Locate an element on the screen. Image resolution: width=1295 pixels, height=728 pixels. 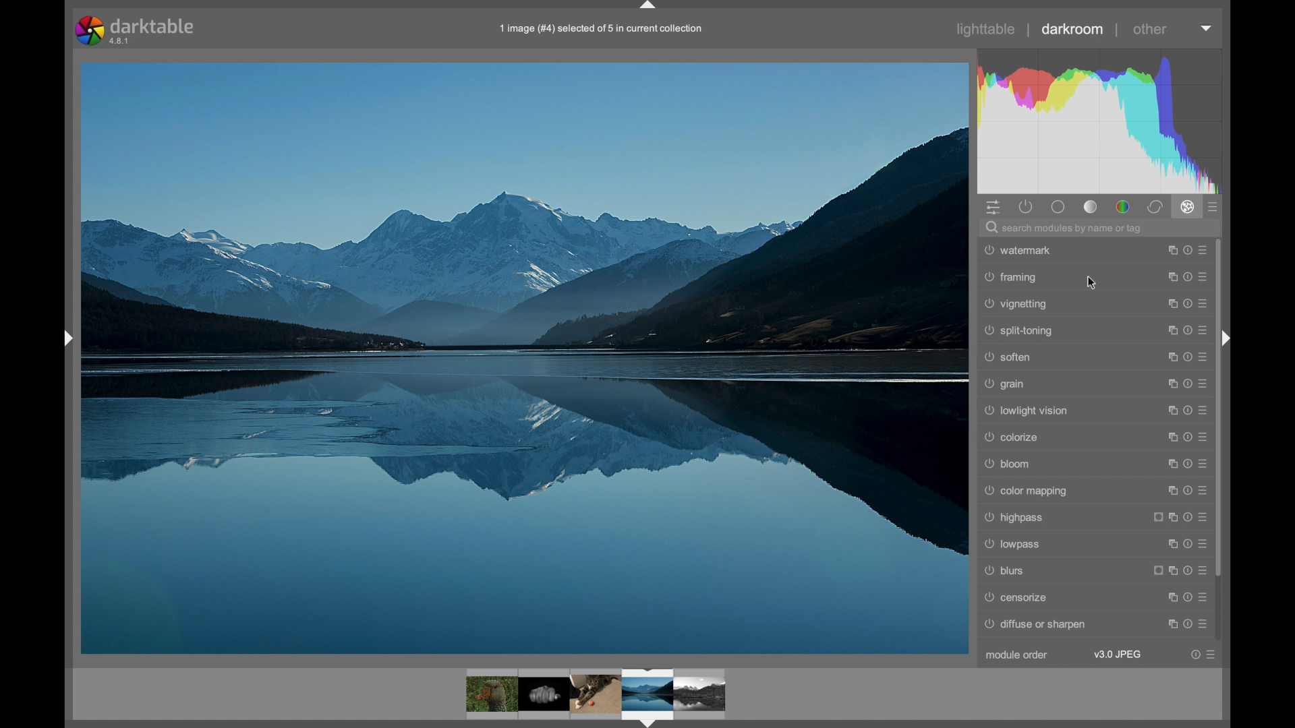
correct is located at coordinates (1156, 206).